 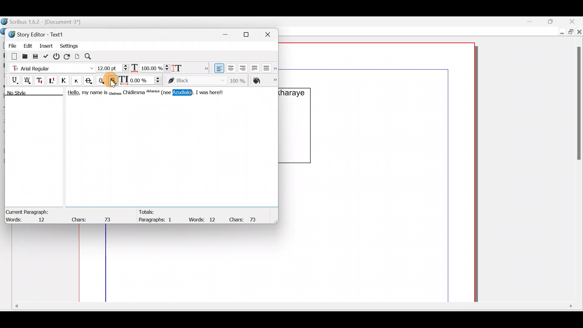 What do you see at coordinates (24, 56) in the screenshot?
I see `Load from file` at bounding box center [24, 56].